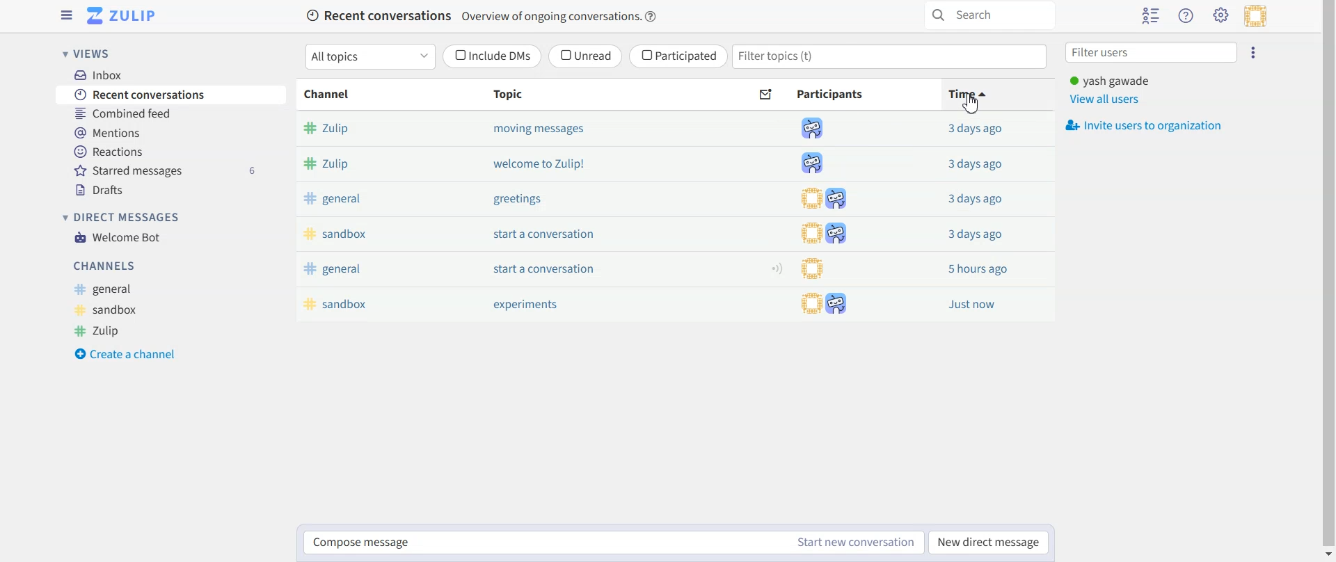 The width and height of the screenshot is (1336, 562). Describe the element at coordinates (459, 165) in the screenshot. I see `Zulip welcome to Zulip!` at that location.